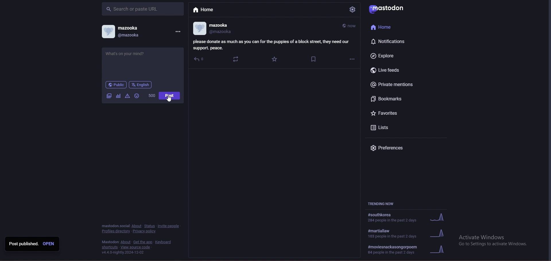  Describe the element at coordinates (236, 59) in the screenshot. I see `boost` at that location.